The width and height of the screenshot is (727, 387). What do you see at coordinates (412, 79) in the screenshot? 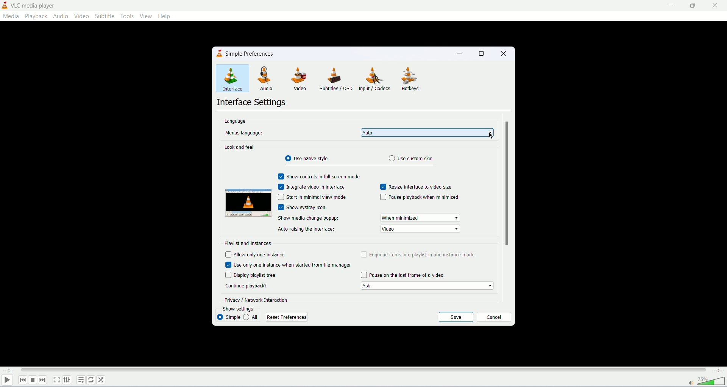
I see `hotkeys` at bounding box center [412, 79].